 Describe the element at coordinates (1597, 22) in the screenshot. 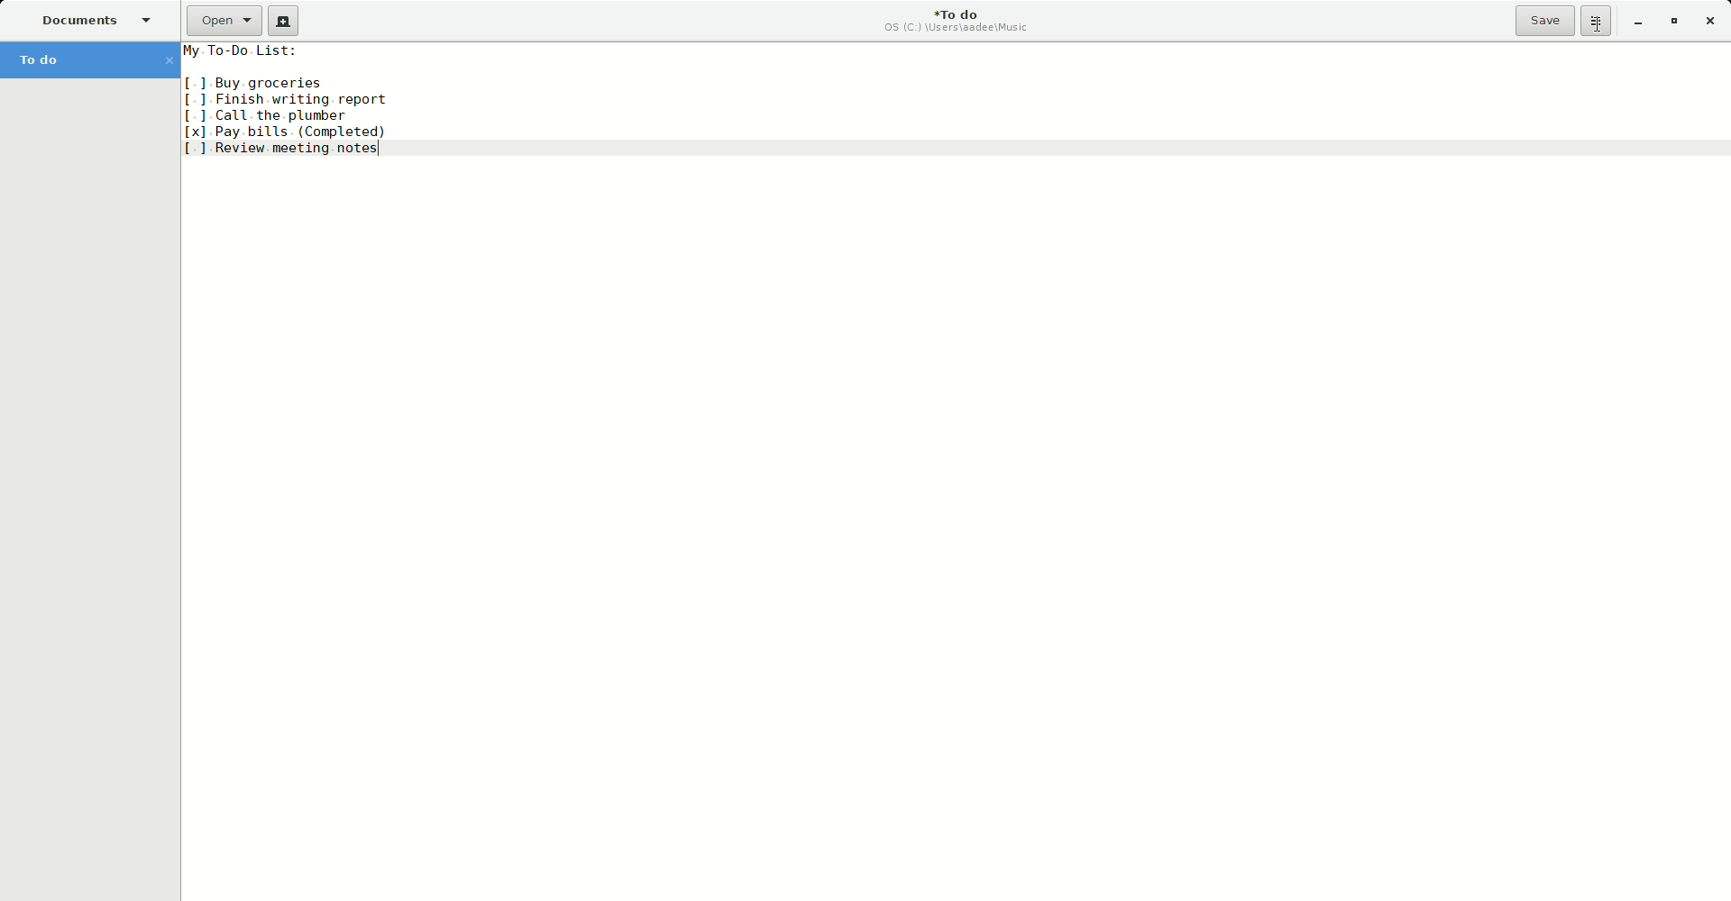

I see `Options` at that location.